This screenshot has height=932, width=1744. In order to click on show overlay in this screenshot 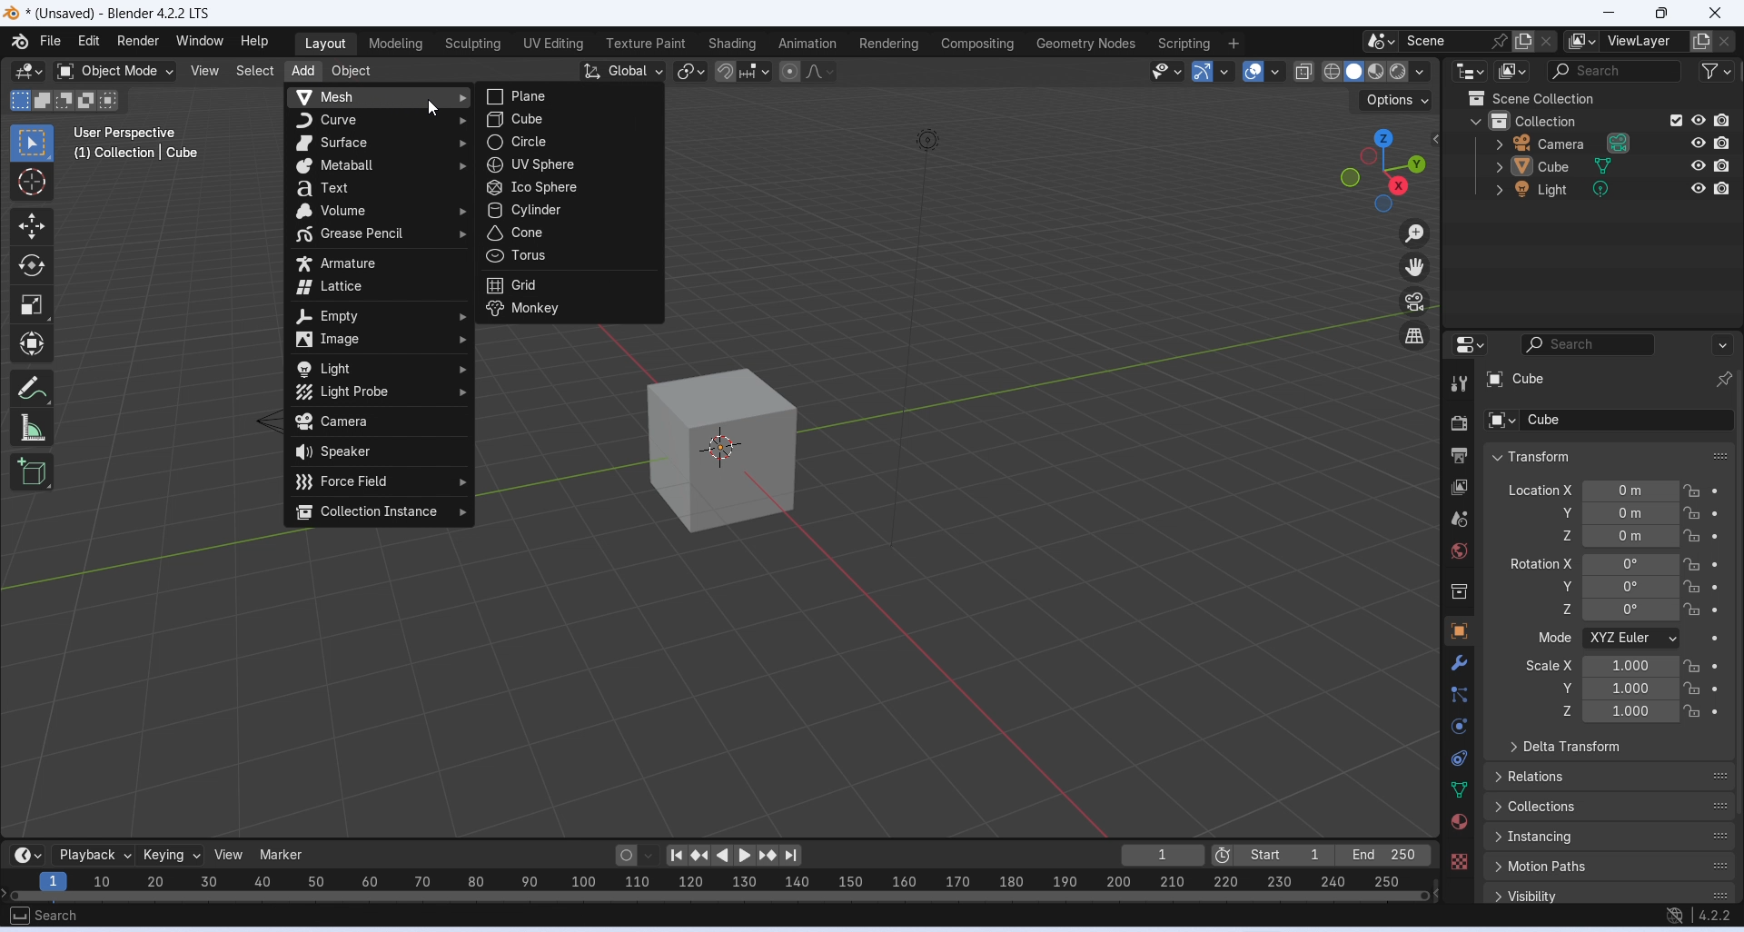, I will do `click(1253, 70)`.